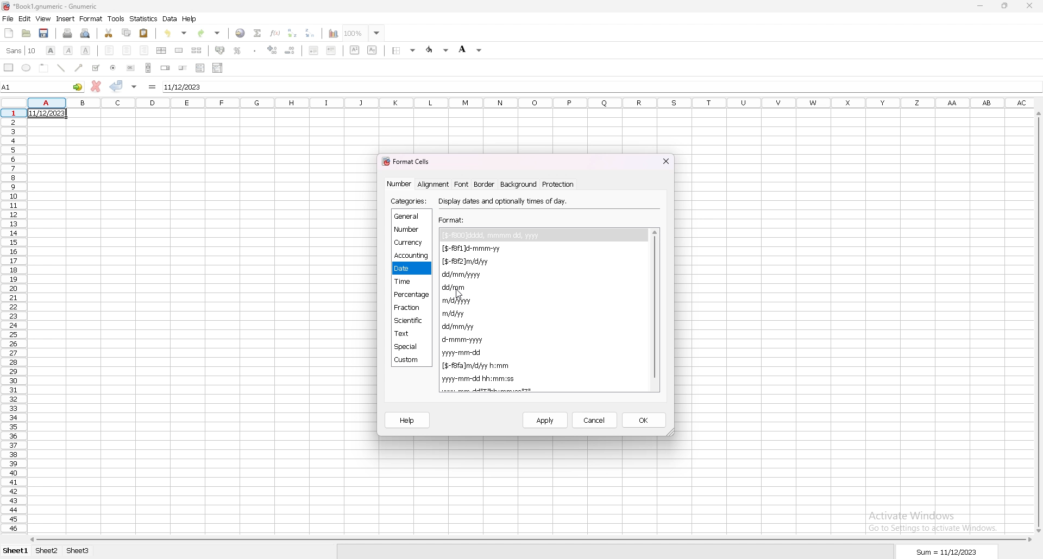  I want to click on special, so click(410, 347).